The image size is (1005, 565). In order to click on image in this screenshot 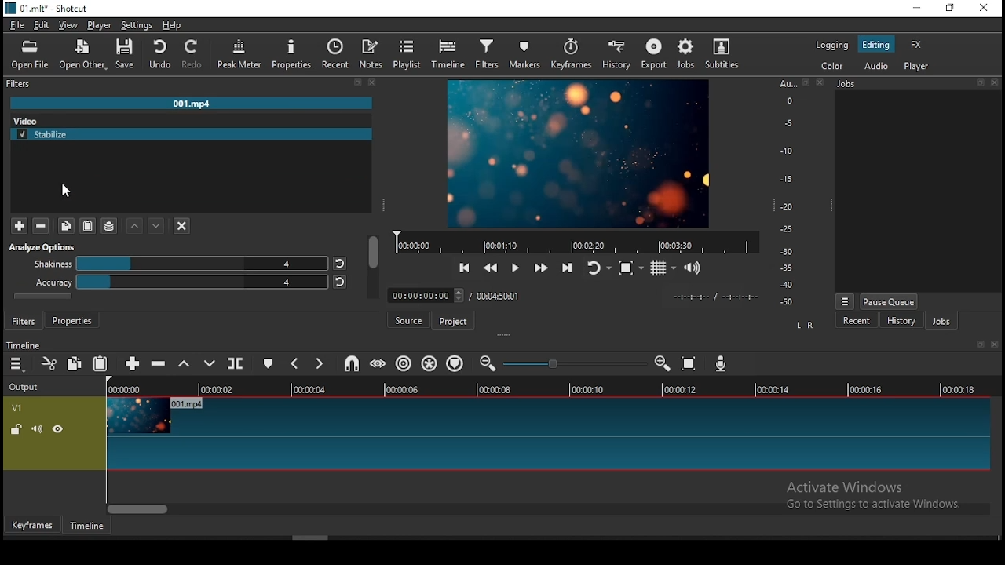, I will do `click(579, 150)`.